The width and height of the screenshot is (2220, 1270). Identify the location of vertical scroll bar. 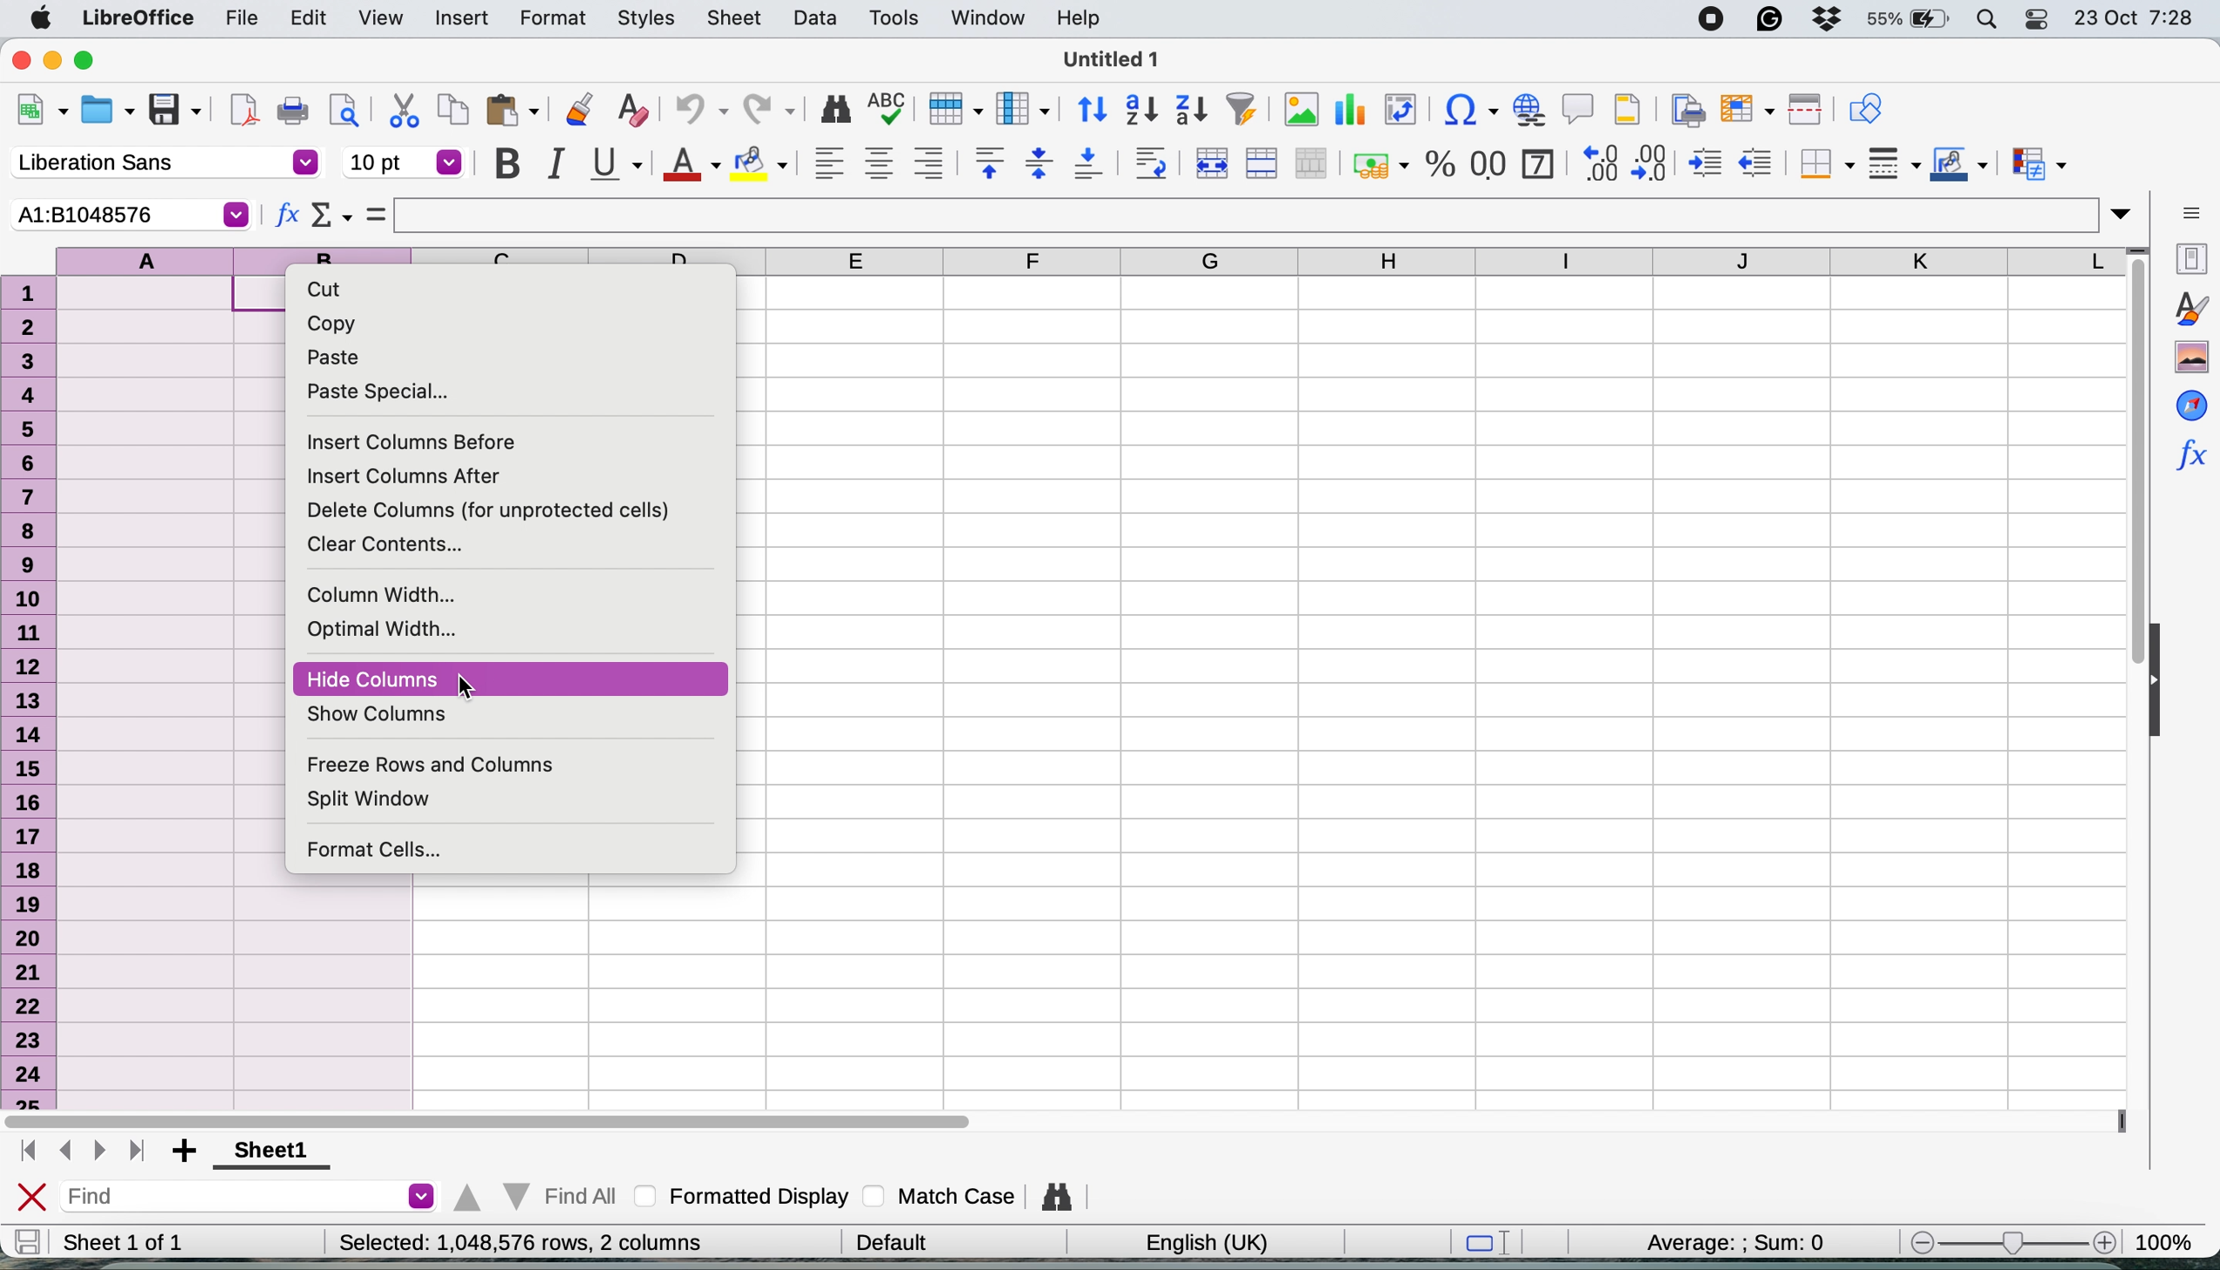
(2135, 453).